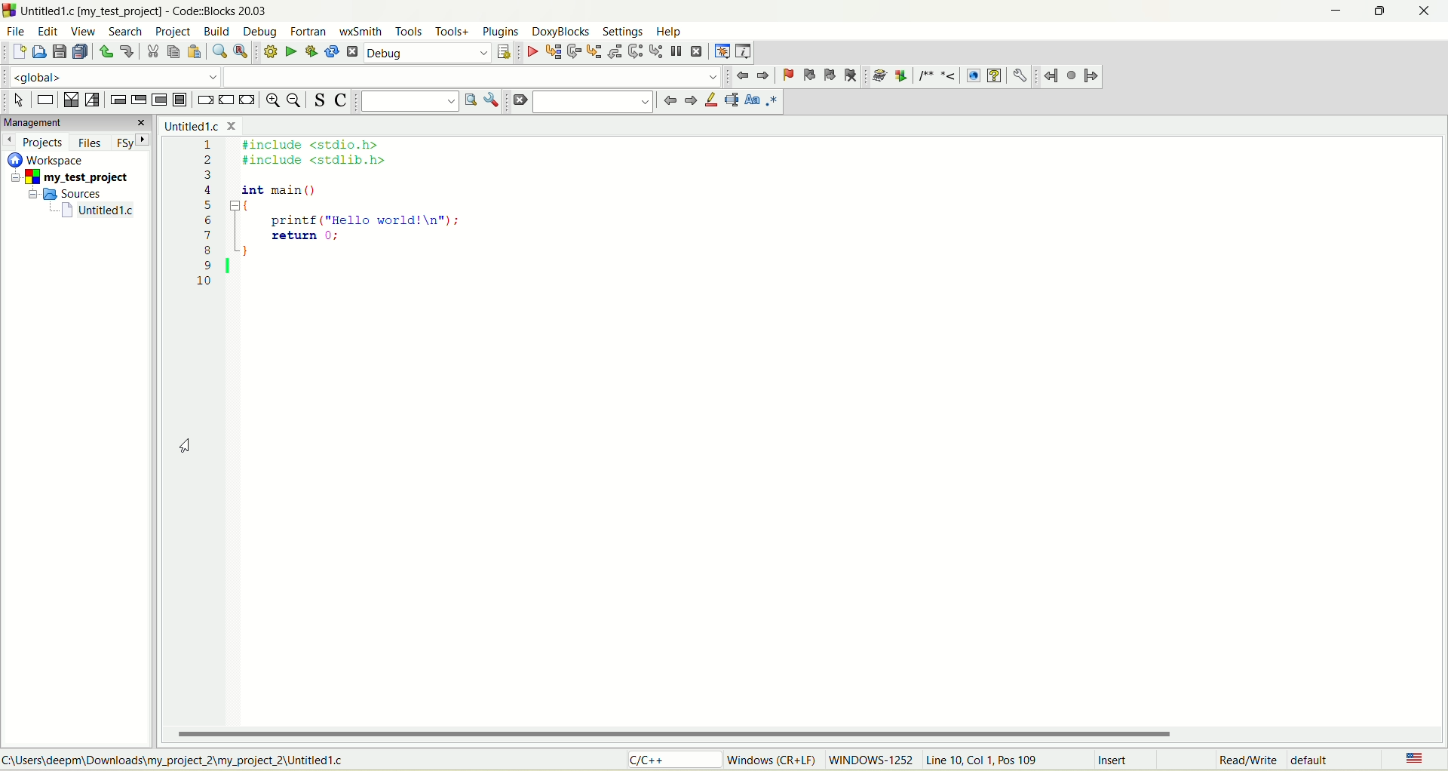 The height and width of the screenshot is (771, 1448). Describe the element at coordinates (348, 229) in the screenshot. I see `1 #include <stdio.h>2 #include <stdlib.h>3 4 int main()5 {6 printf ("Hello world!\n"); 7 return 0;8 } 9 10` at that location.